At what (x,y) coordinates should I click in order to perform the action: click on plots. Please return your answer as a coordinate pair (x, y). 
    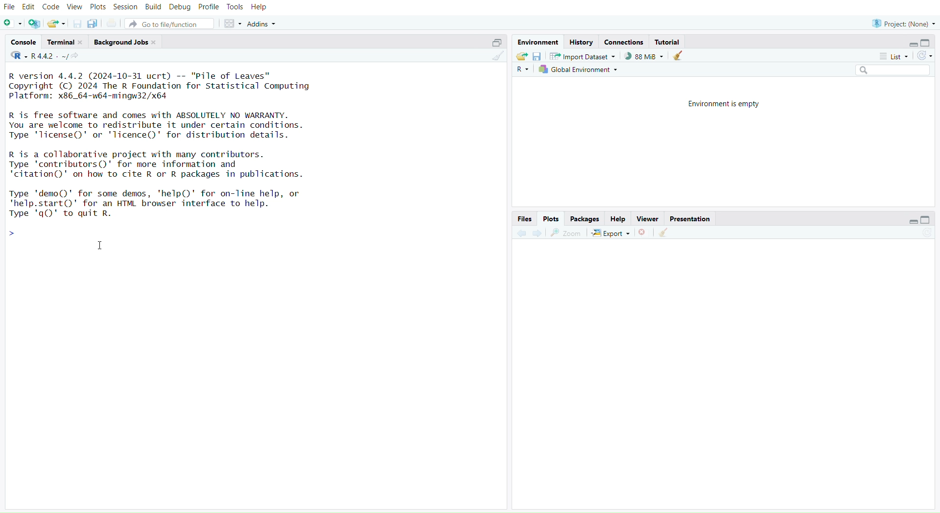
    Looking at the image, I should click on (551, 219).